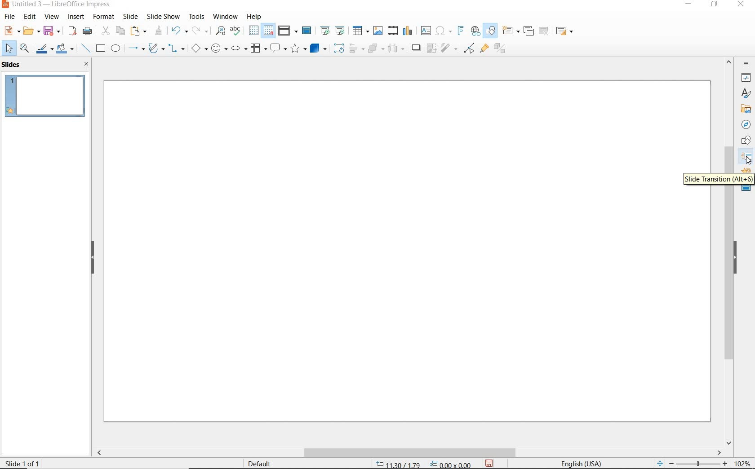 This screenshot has width=755, height=469. What do you see at coordinates (120, 30) in the screenshot?
I see `COPY` at bounding box center [120, 30].